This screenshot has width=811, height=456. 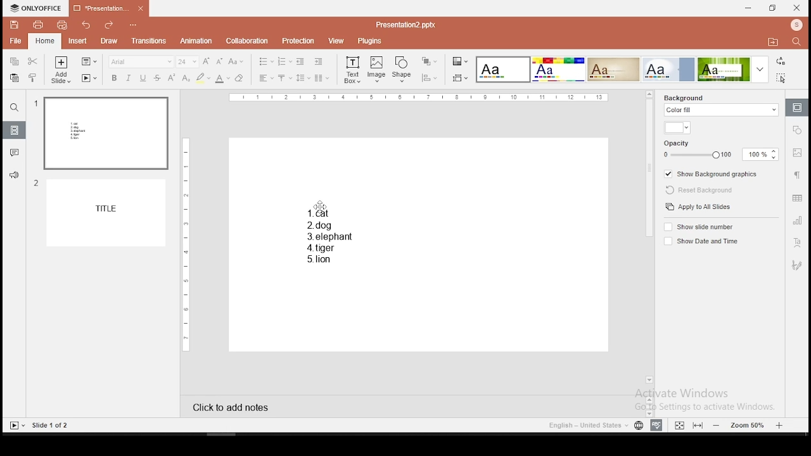 What do you see at coordinates (157, 78) in the screenshot?
I see `strikethrough` at bounding box center [157, 78].